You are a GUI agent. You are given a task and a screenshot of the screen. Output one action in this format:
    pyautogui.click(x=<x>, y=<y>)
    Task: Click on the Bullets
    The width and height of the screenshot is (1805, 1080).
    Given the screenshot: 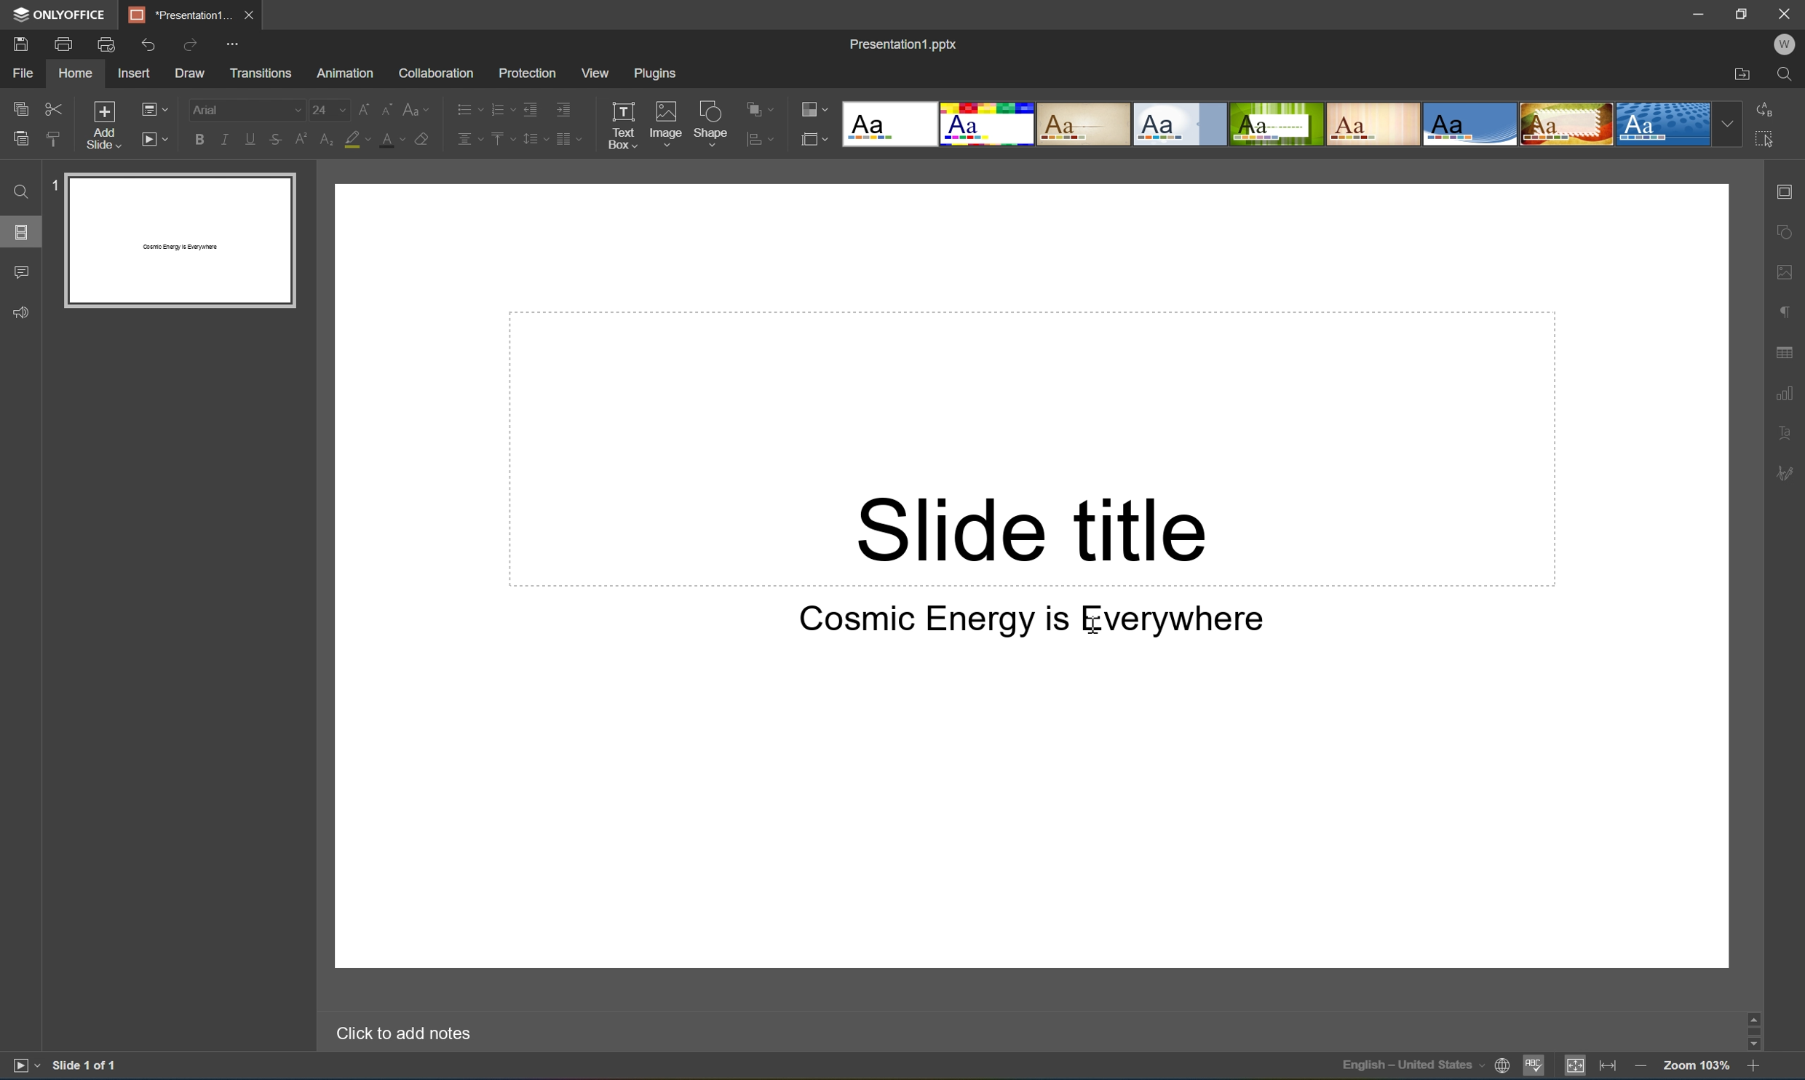 What is the action you would take?
    pyautogui.click(x=465, y=108)
    